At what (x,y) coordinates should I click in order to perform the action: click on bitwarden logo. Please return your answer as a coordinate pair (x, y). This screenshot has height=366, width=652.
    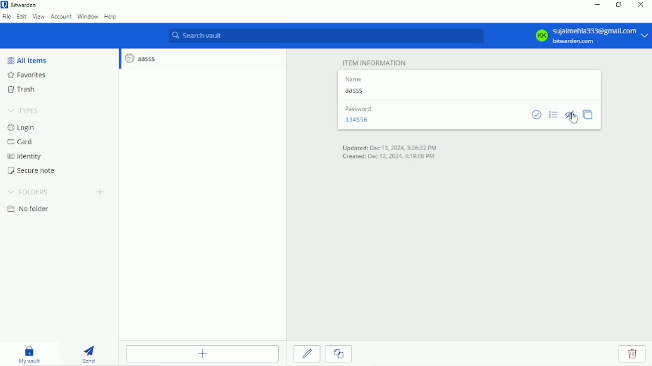
    Looking at the image, I should click on (5, 6).